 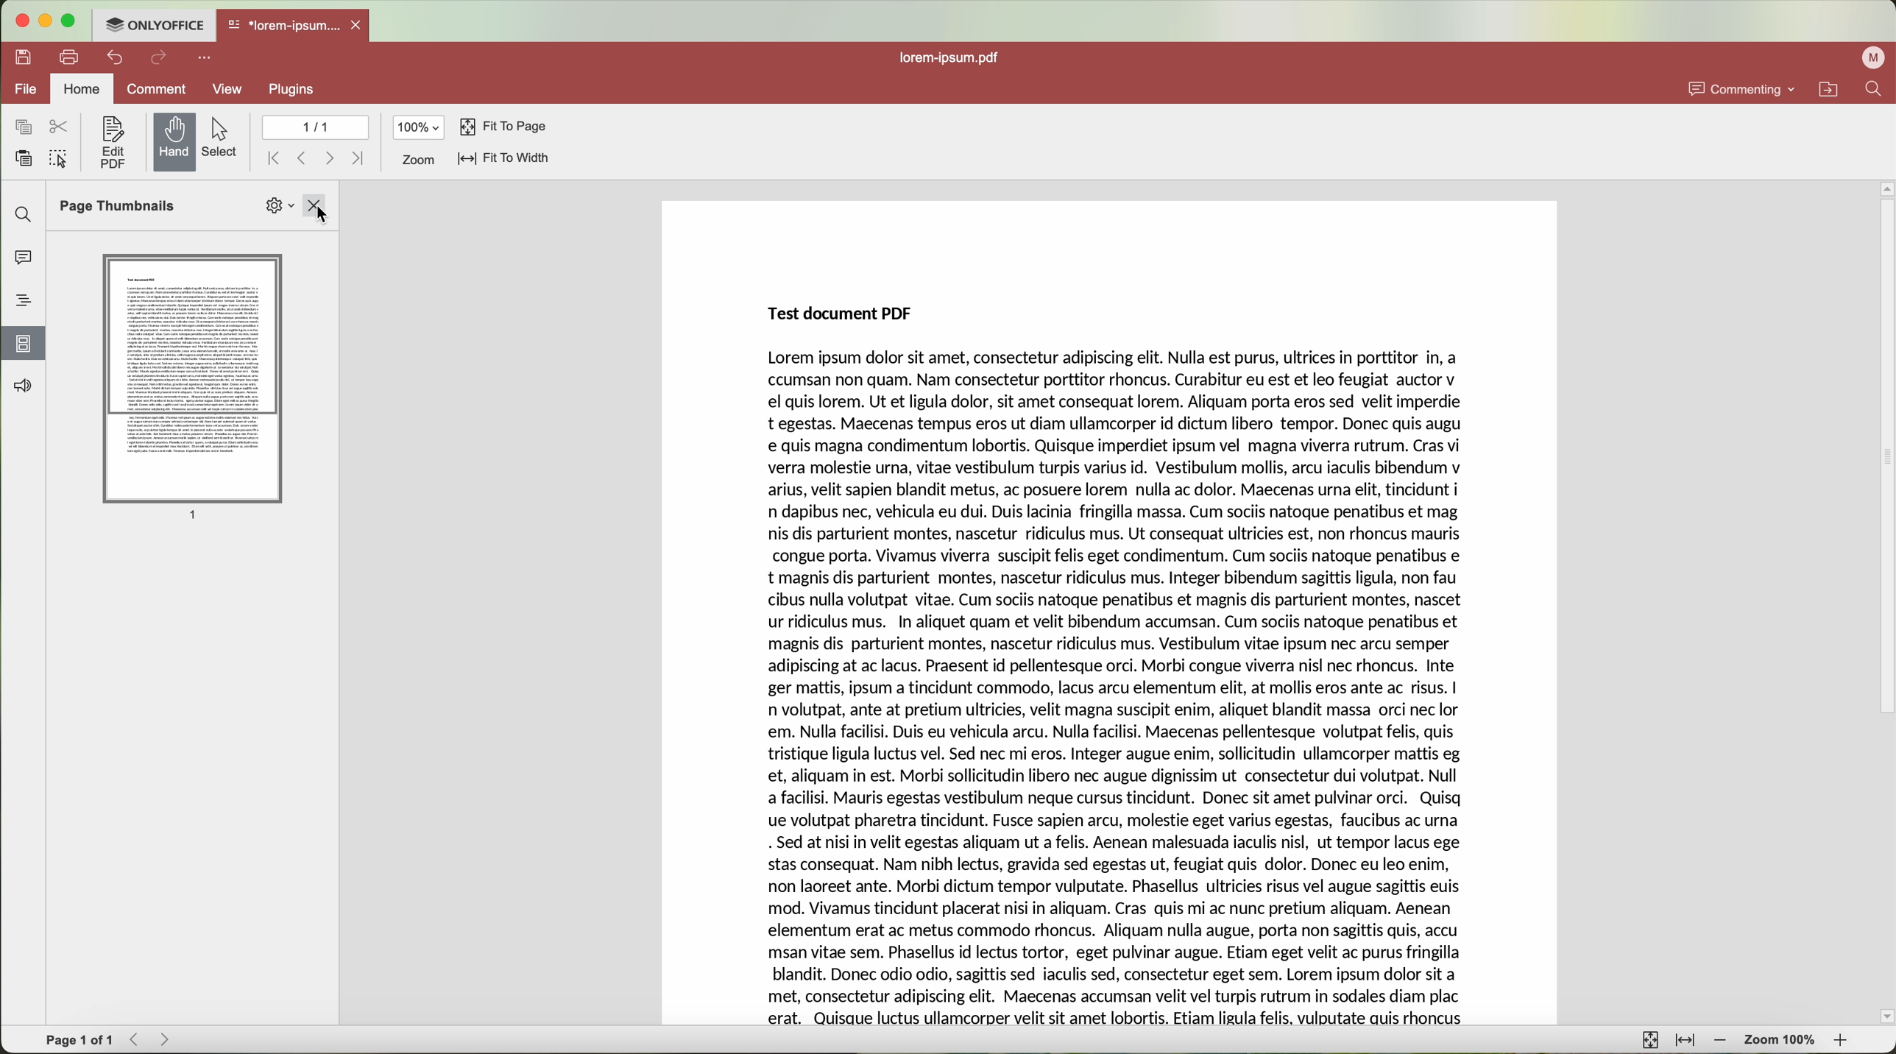 I want to click on lorem-ipsum.pdf, so click(x=952, y=57).